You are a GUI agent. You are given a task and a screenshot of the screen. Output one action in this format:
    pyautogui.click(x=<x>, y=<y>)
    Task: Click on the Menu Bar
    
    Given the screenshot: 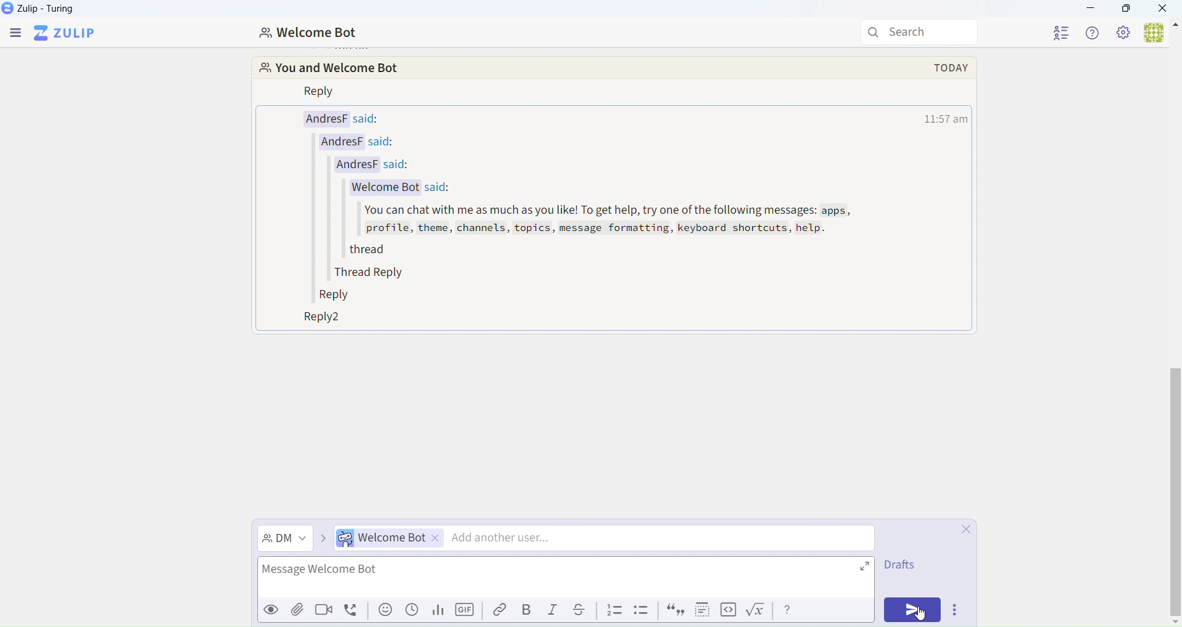 What is the action you would take?
    pyautogui.click(x=16, y=35)
    